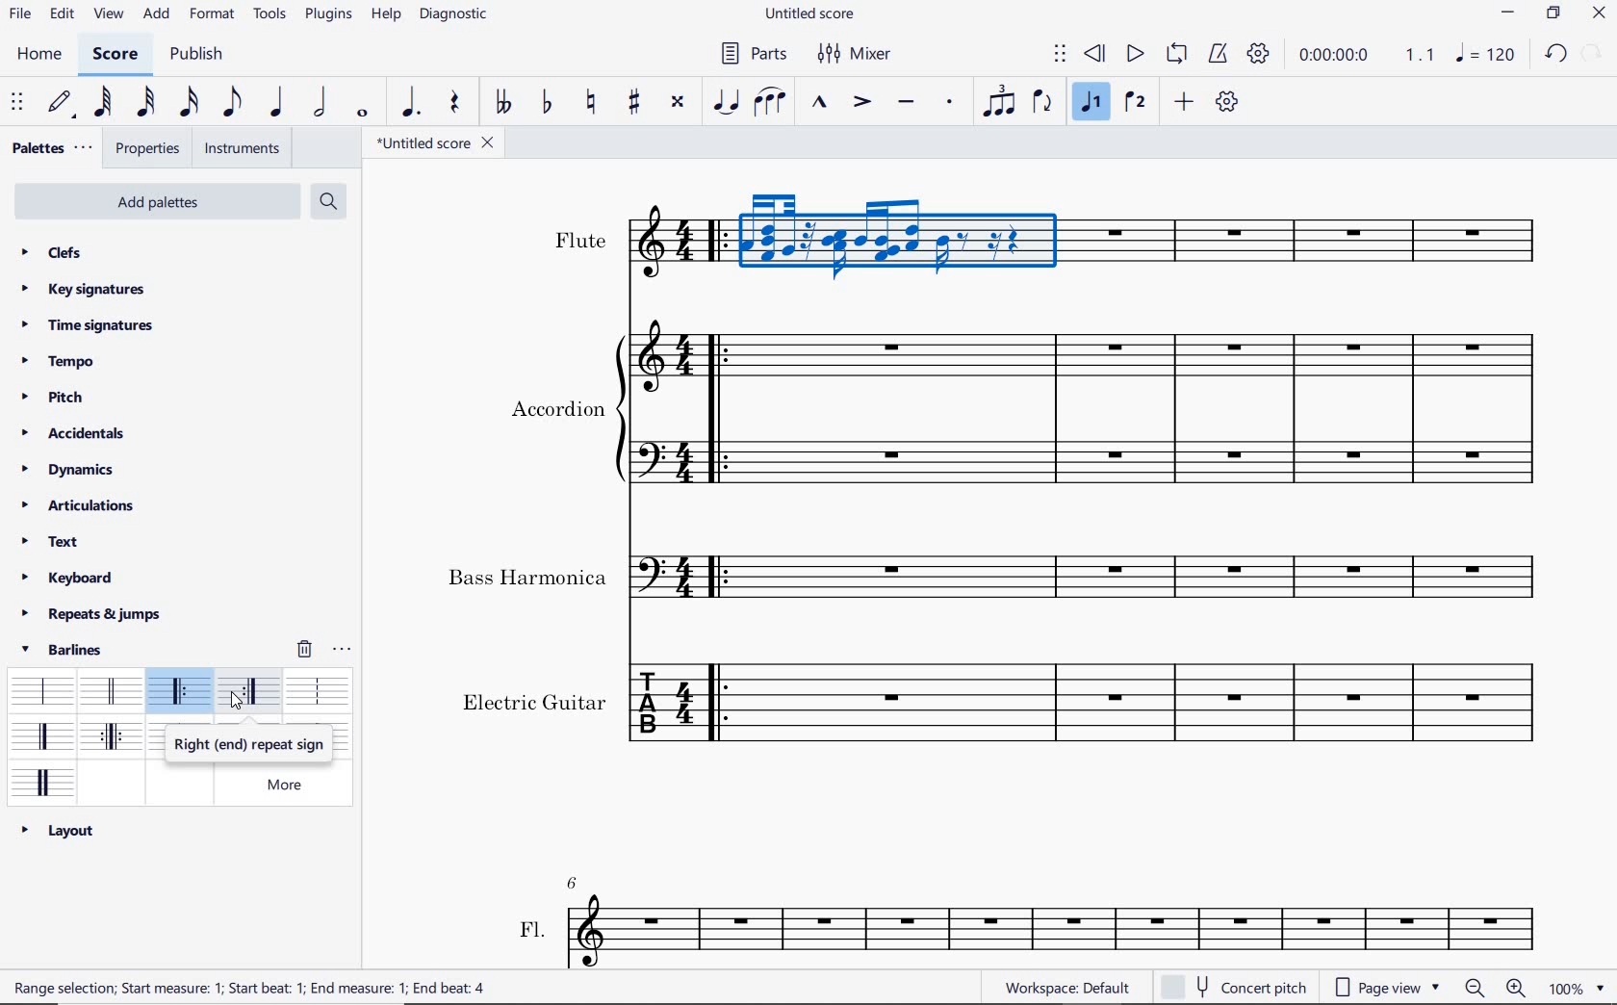 Image resolution: width=1617 pixels, height=1005 pixels. Describe the element at coordinates (1576, 989) in the screenshot. I see `ZOOM FACTOR` at that location.